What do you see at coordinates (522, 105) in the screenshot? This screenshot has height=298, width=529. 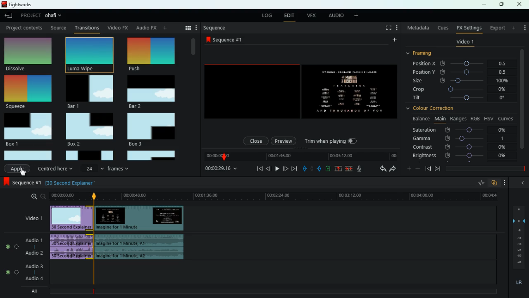 I see `vertical scroll bar` at bounding box center [522, 105].